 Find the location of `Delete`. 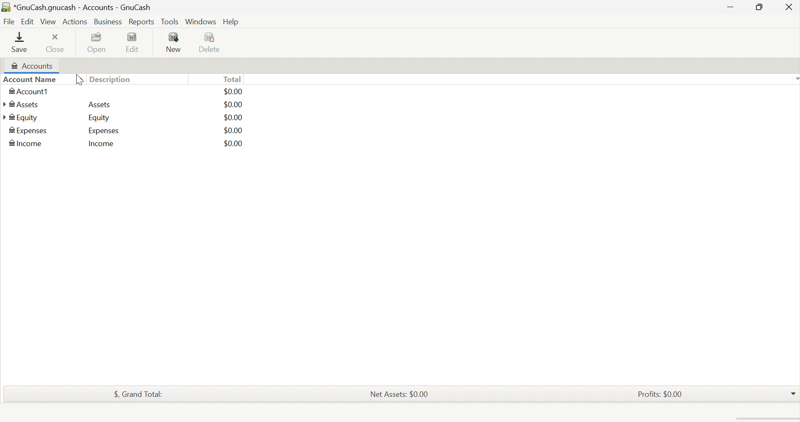

Delete is located at coordinates (212, 43).